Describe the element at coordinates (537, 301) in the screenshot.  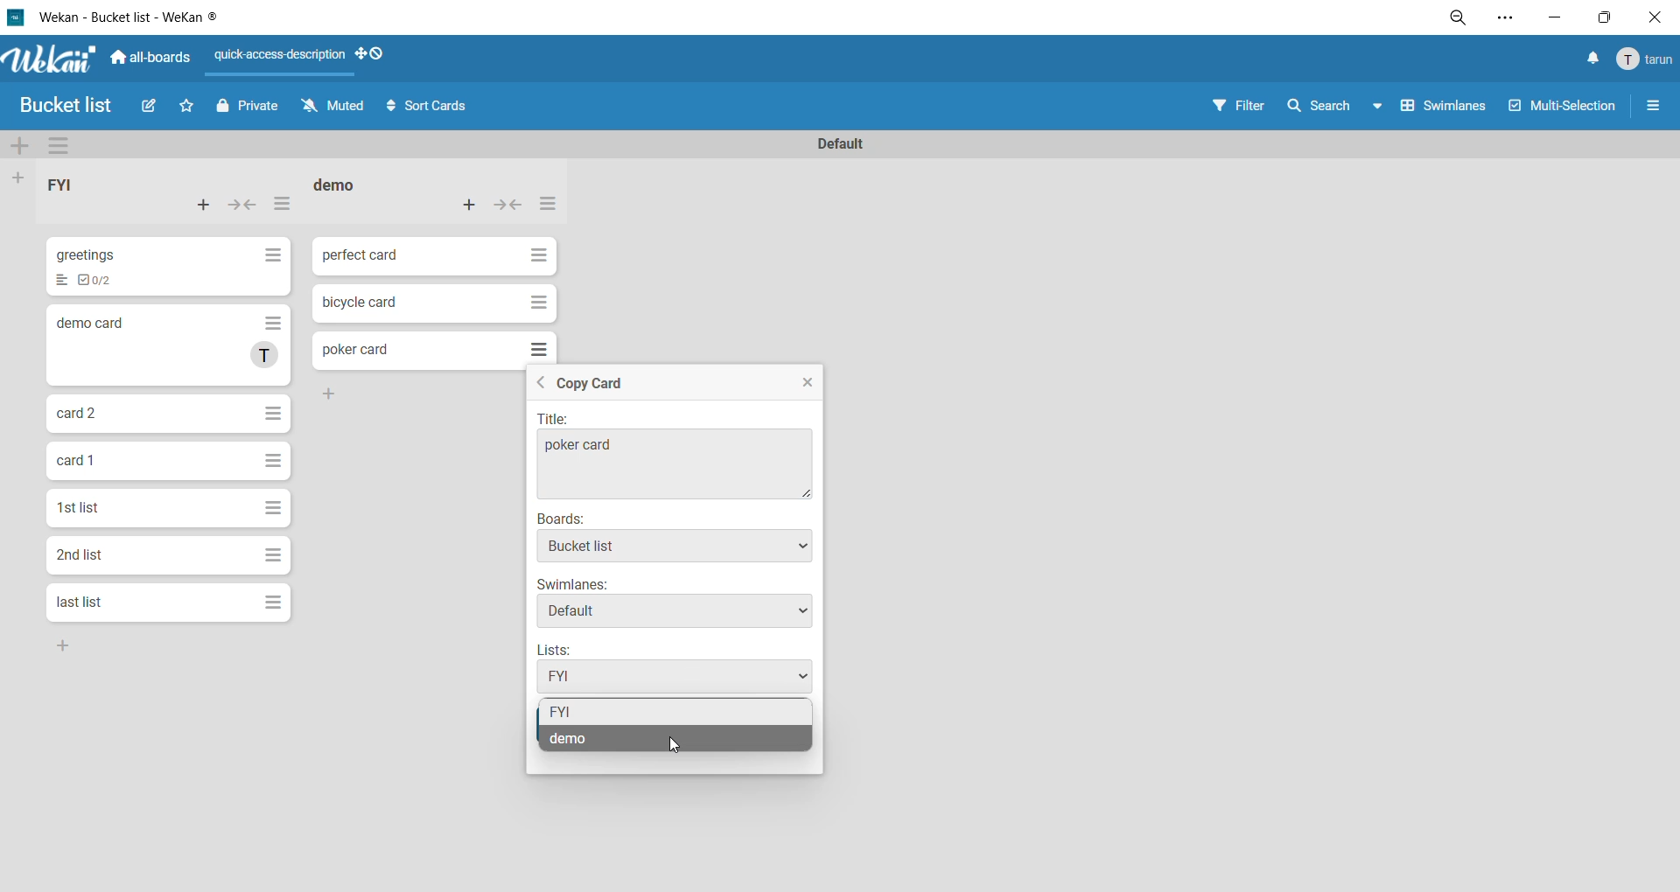
I see `Hamburger` at that location.